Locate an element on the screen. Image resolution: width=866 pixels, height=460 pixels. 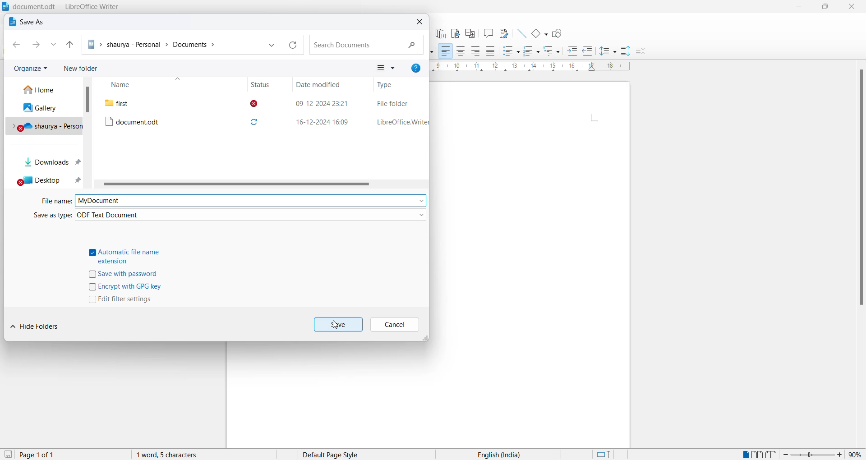
scrollbar is located at coordinates (860, 190).